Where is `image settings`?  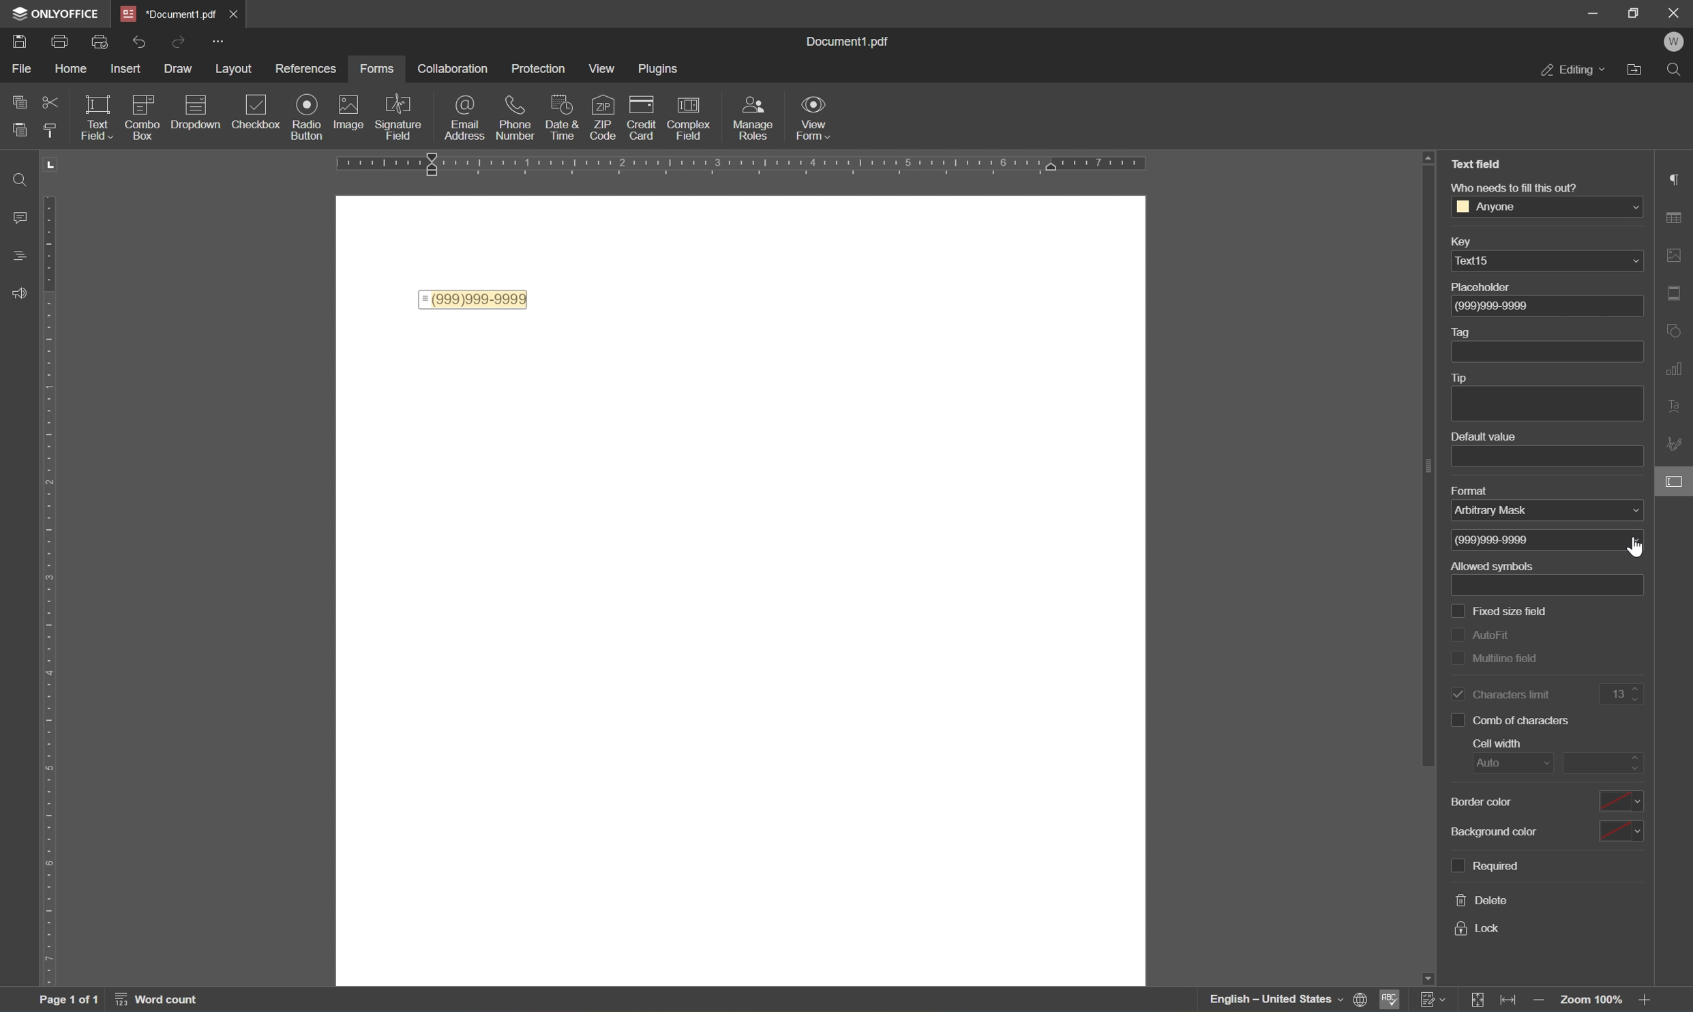 image settings is located at coordinates (1674, 252).